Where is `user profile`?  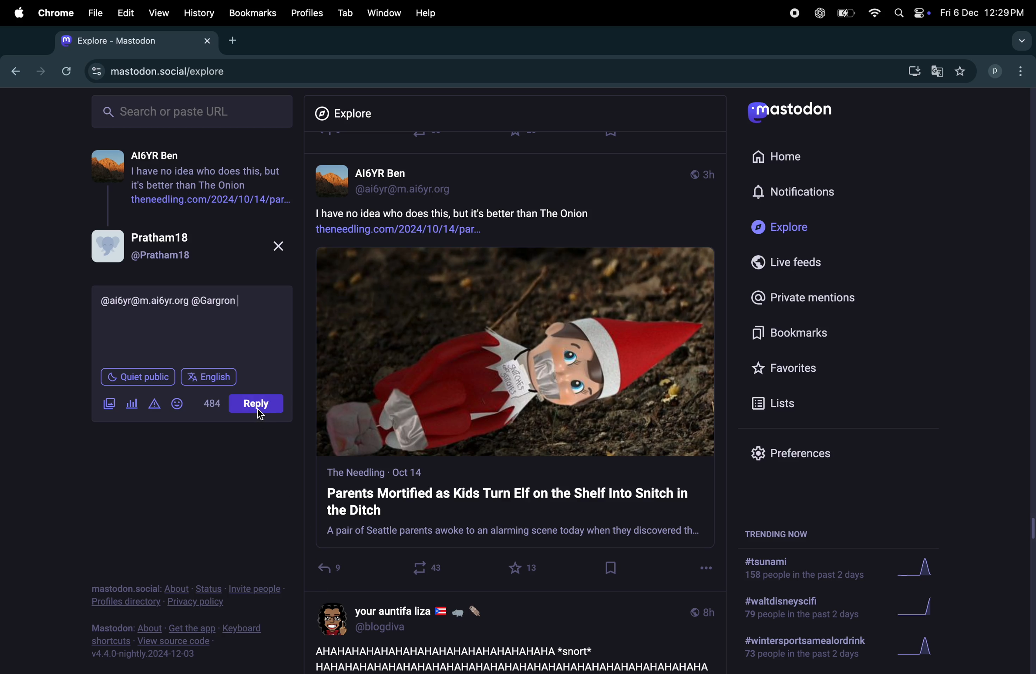
user profile is located at coordinates (391, 179).